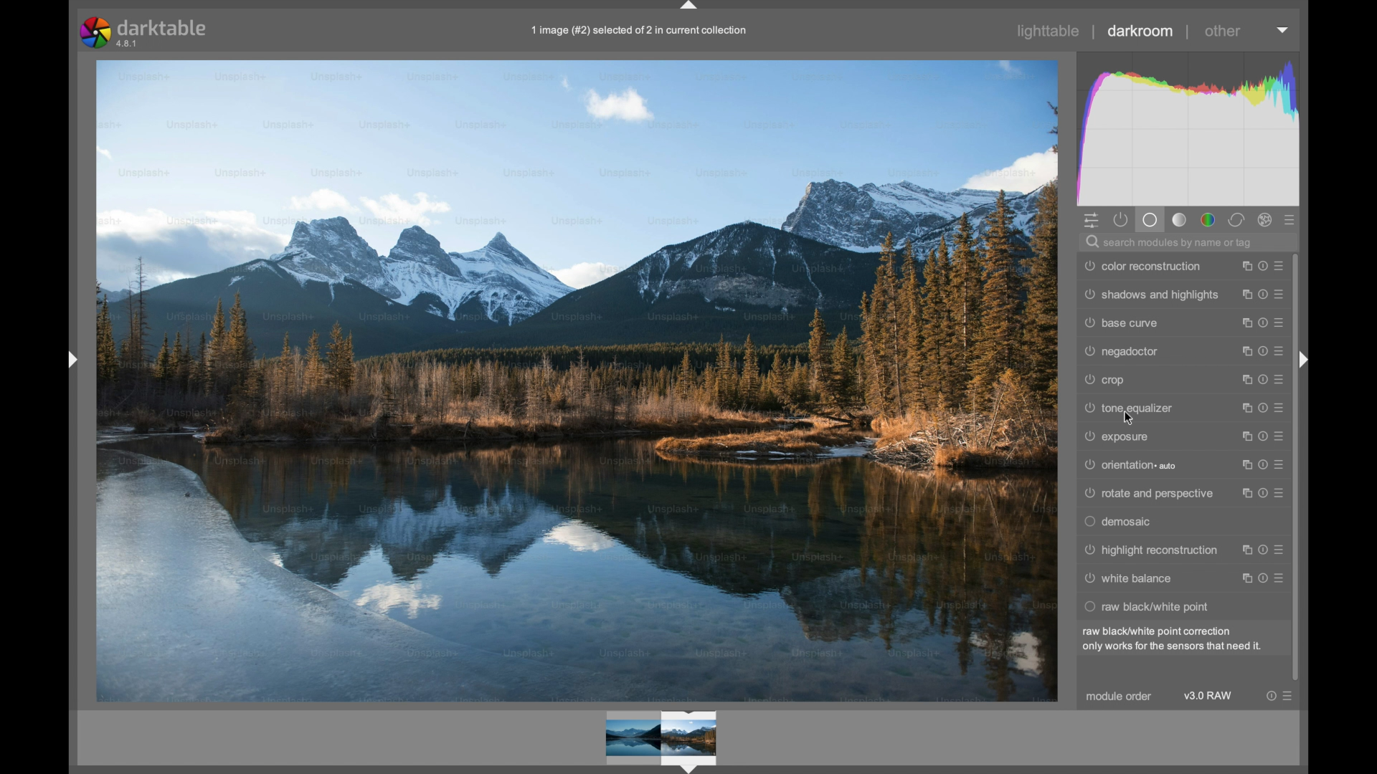 Image resolution: width=1377 pixels, height=774 pixels. Describe the element at coordinates (143, 32) in the screenshot. I see `darktable 4.8.1` at that location.